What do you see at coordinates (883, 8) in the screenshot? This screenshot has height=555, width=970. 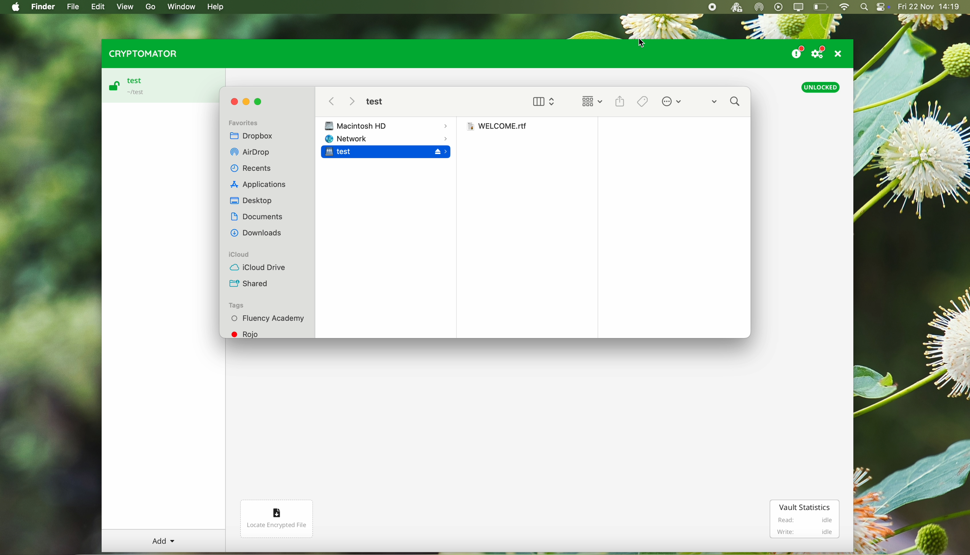 I see `controls` at bounding box center [883, 8].